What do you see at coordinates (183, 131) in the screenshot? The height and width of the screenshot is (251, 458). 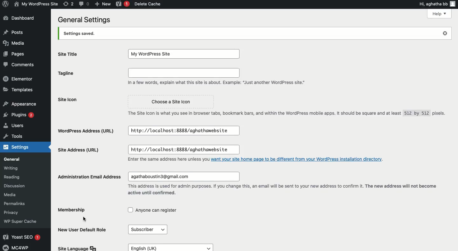 I see `http://localhost:8888/aghathawebsite` at bounding box center [183, 131].